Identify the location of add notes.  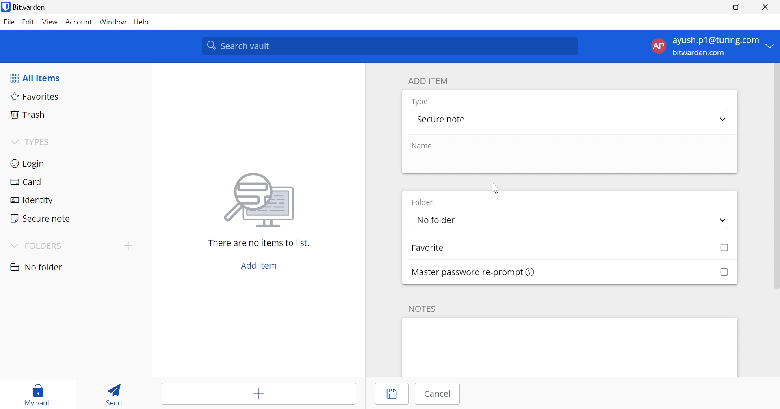
(570, 346).